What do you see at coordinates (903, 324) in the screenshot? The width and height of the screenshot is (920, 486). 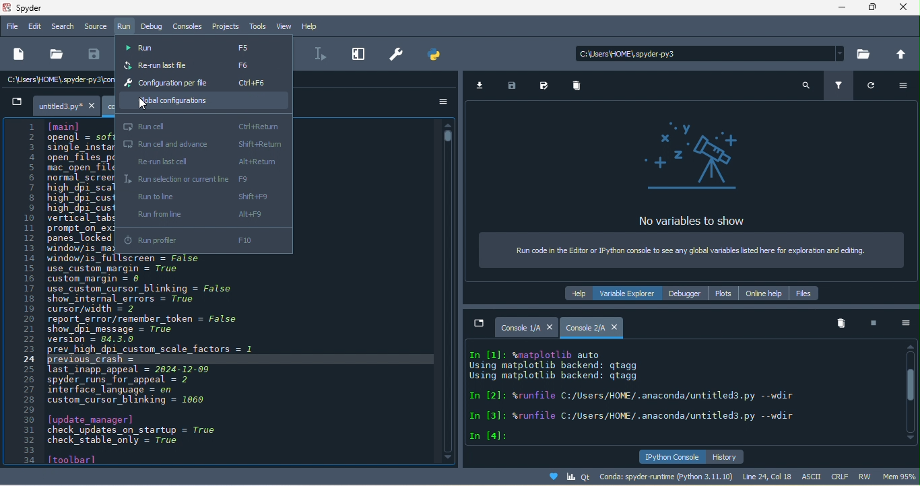 I see `option` at bounding box center [903, 324].